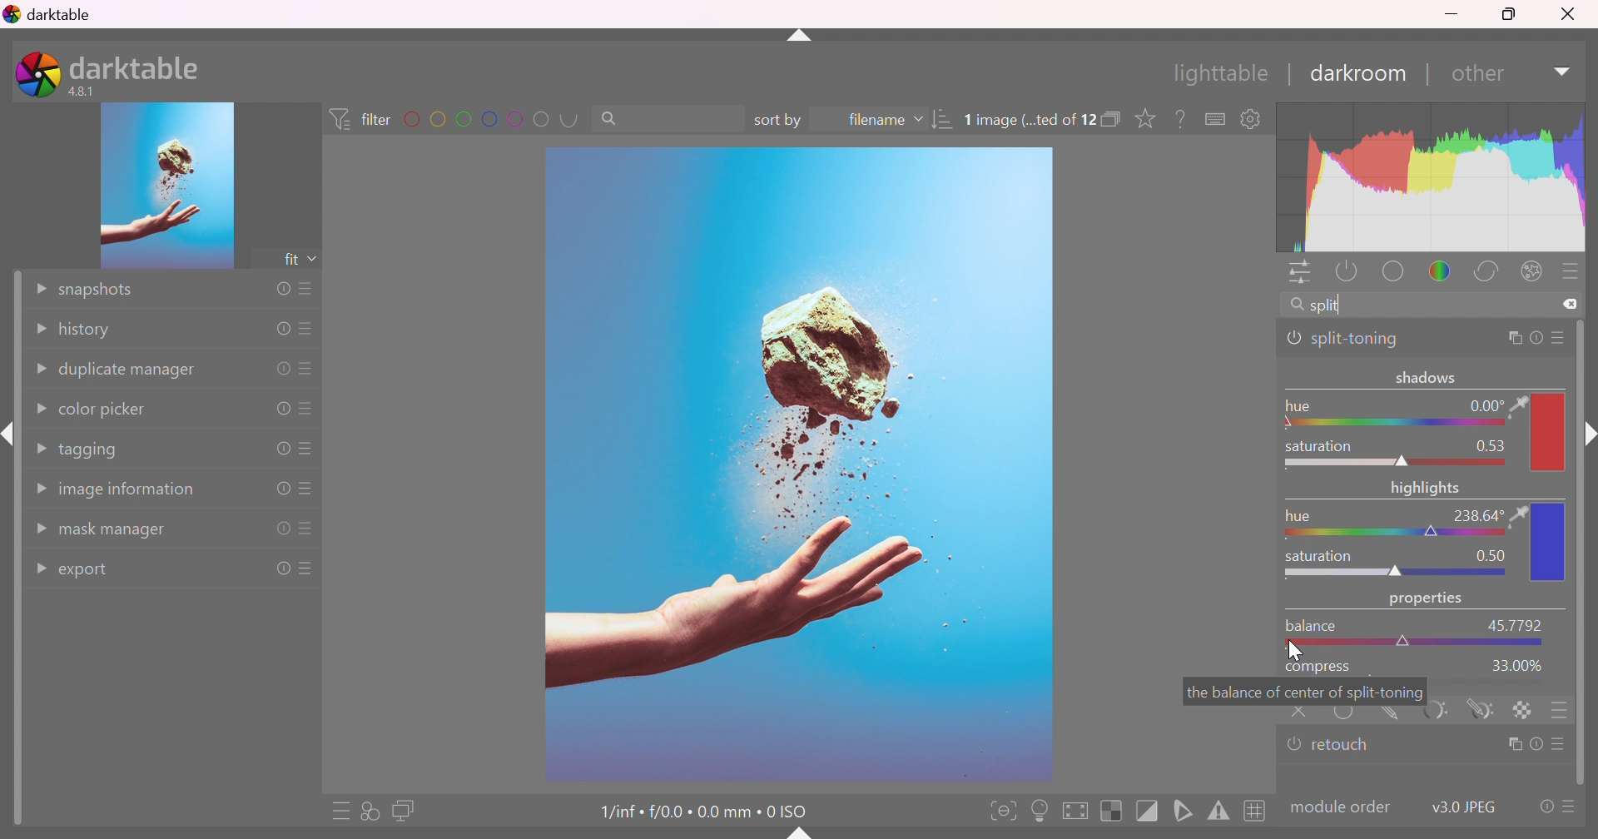  Describe the element at coordinates (1569, 273) in the screenshot. I see `presets` at that location.